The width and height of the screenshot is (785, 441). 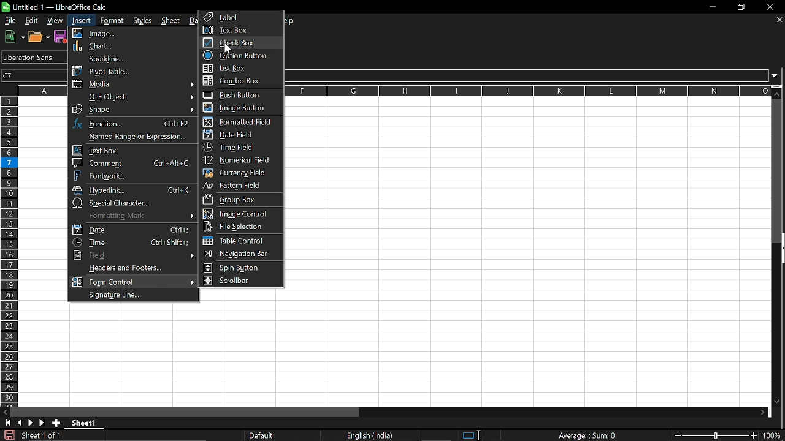 What do you see at coordinates (130, 58) in the screenshot?
I see `Sparkline` at bounding box center [130, 58].